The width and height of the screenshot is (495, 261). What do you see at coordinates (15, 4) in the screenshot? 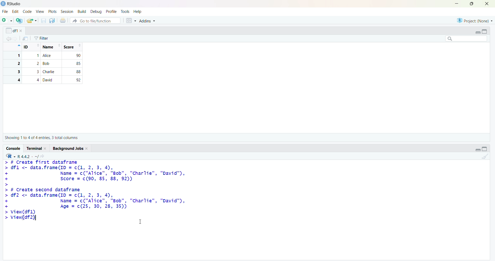
I see `RStudio` at bounding box center [15, 4].